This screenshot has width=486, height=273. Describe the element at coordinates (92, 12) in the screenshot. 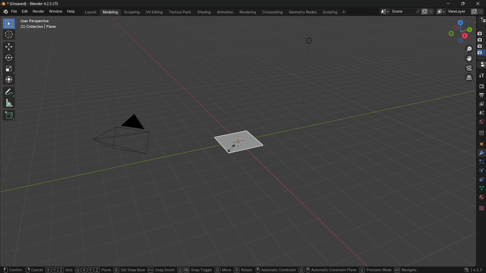

I see `layout` at that location.